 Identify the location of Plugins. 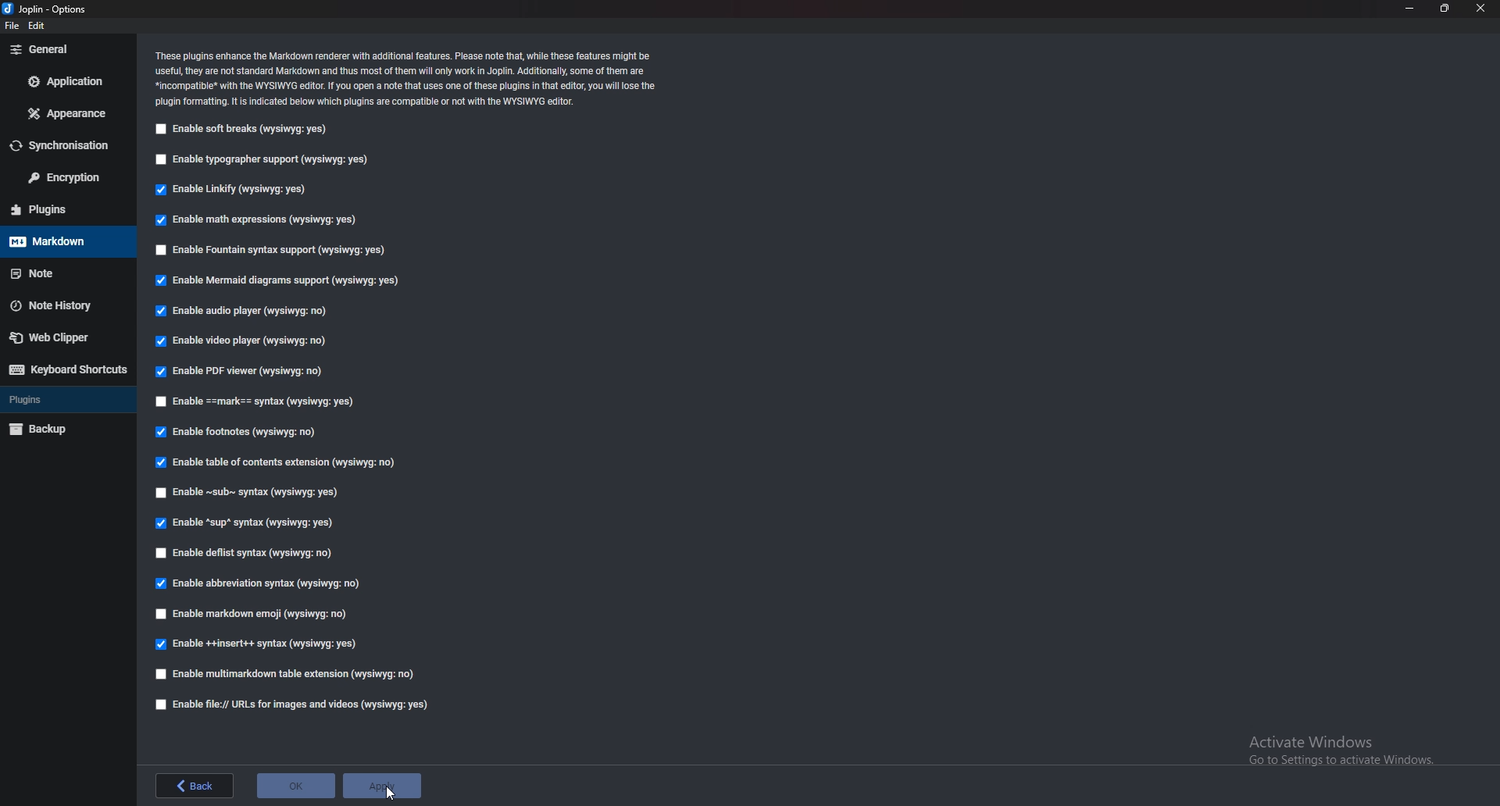
(58, 210).